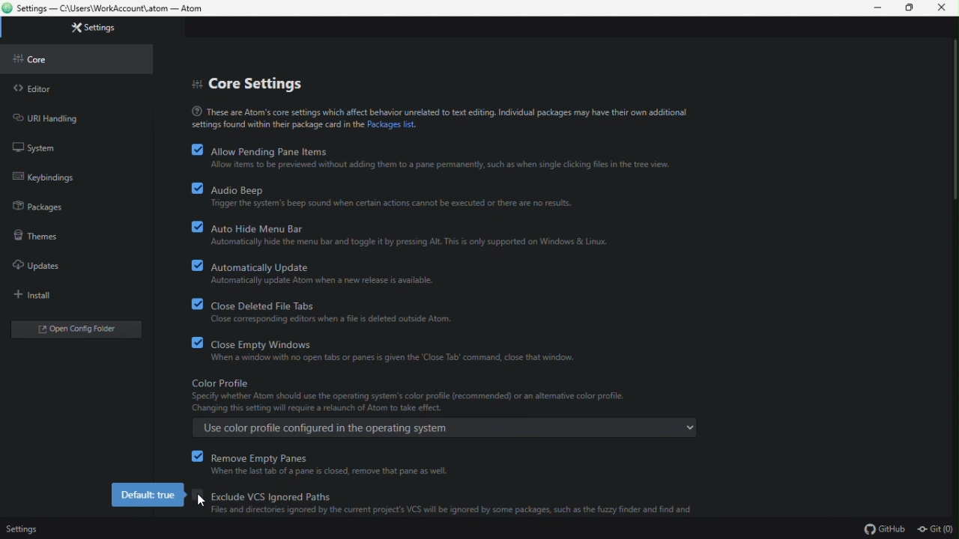  What do you see at coordinates (190, 189) in the screenshot?
I see `checkbox` at bounding box center [190, 189].